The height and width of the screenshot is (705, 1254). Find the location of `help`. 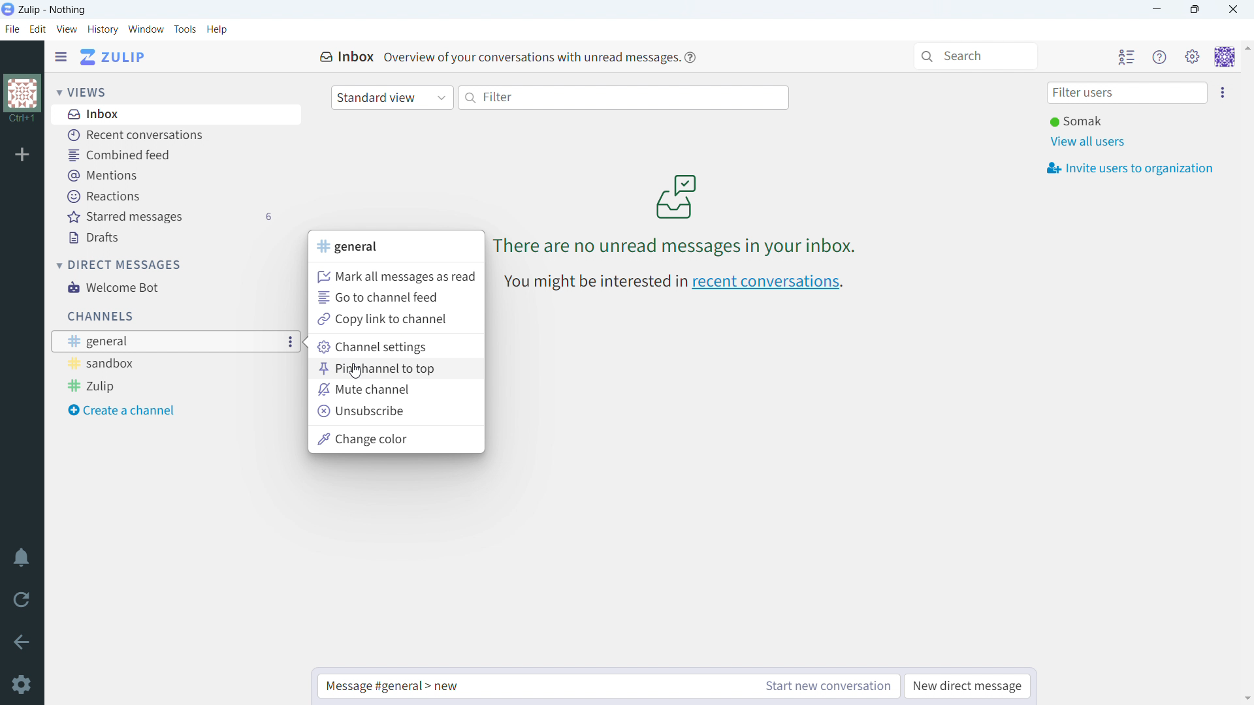

help is located at coordinates (217, 30).